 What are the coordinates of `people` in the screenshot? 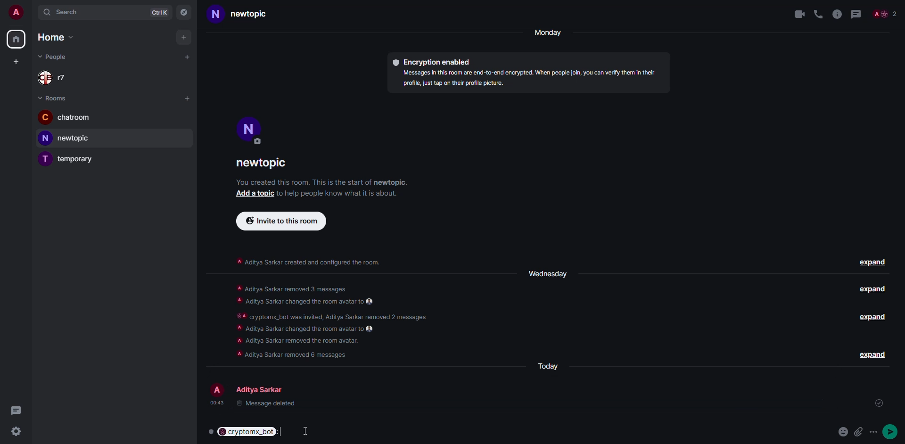 It's located at (887, 14).